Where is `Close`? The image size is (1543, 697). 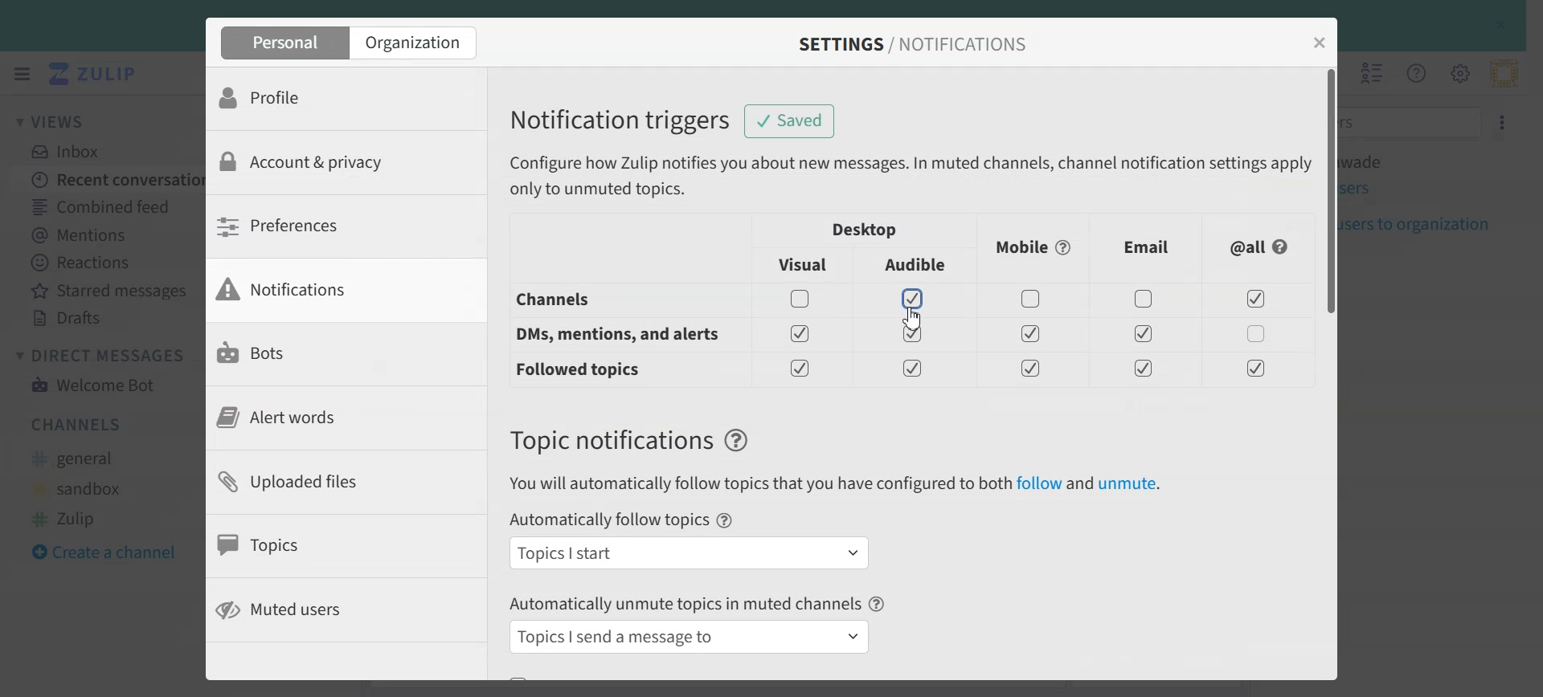
Close is located at coordinates (1320, 43).